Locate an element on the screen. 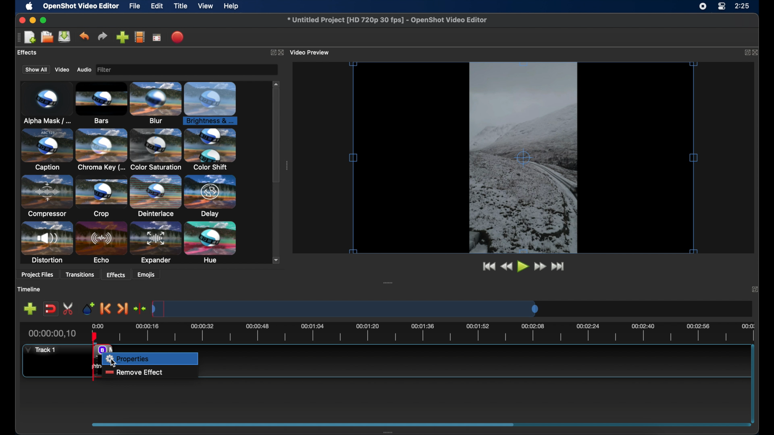  timeline is located at coordinates (29, 289).